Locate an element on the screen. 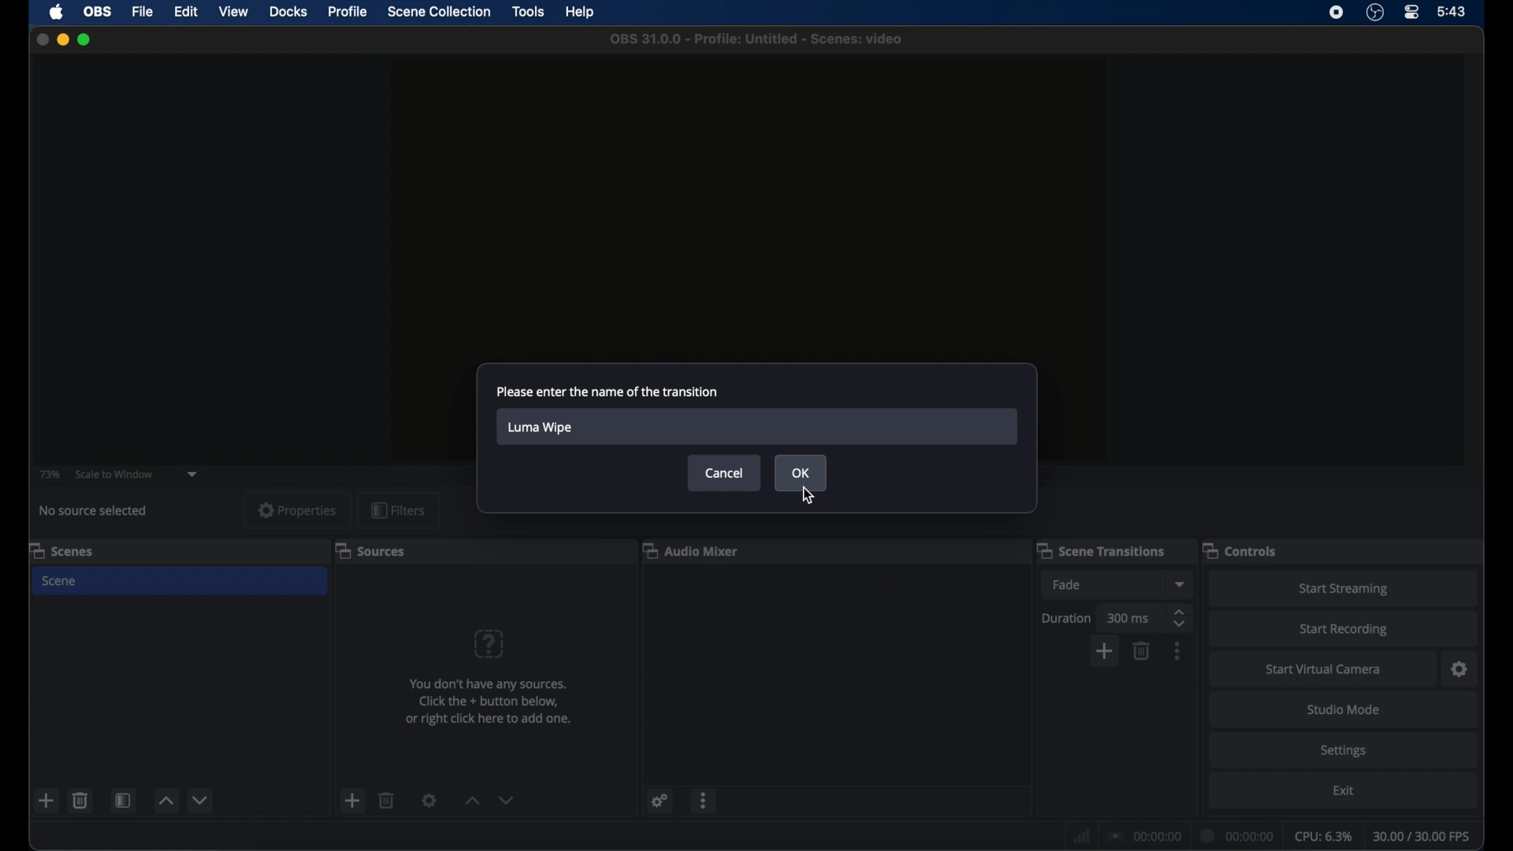 The image size is (1513, 851). add is located at coordinates (353, 800).